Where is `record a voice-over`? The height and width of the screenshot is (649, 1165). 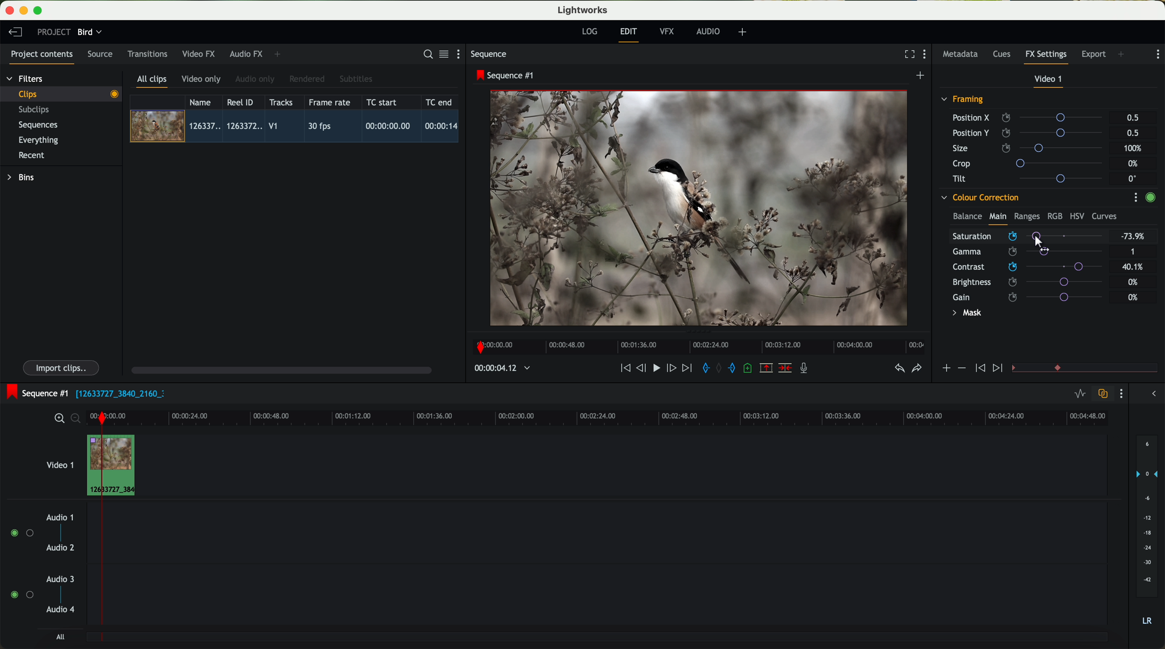
record a voice-over is located at coordinates (807, 369).